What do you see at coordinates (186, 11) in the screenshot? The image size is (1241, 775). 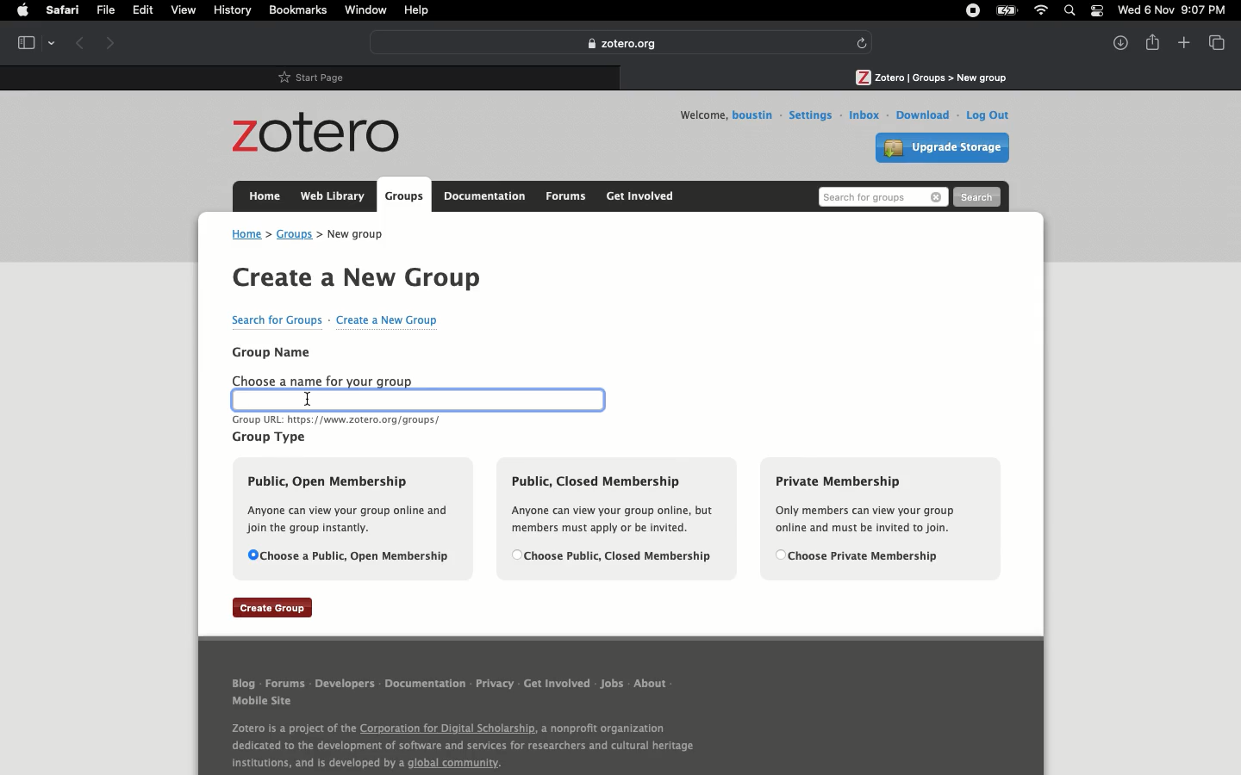 I see `View` at bounding box center [186, 11].